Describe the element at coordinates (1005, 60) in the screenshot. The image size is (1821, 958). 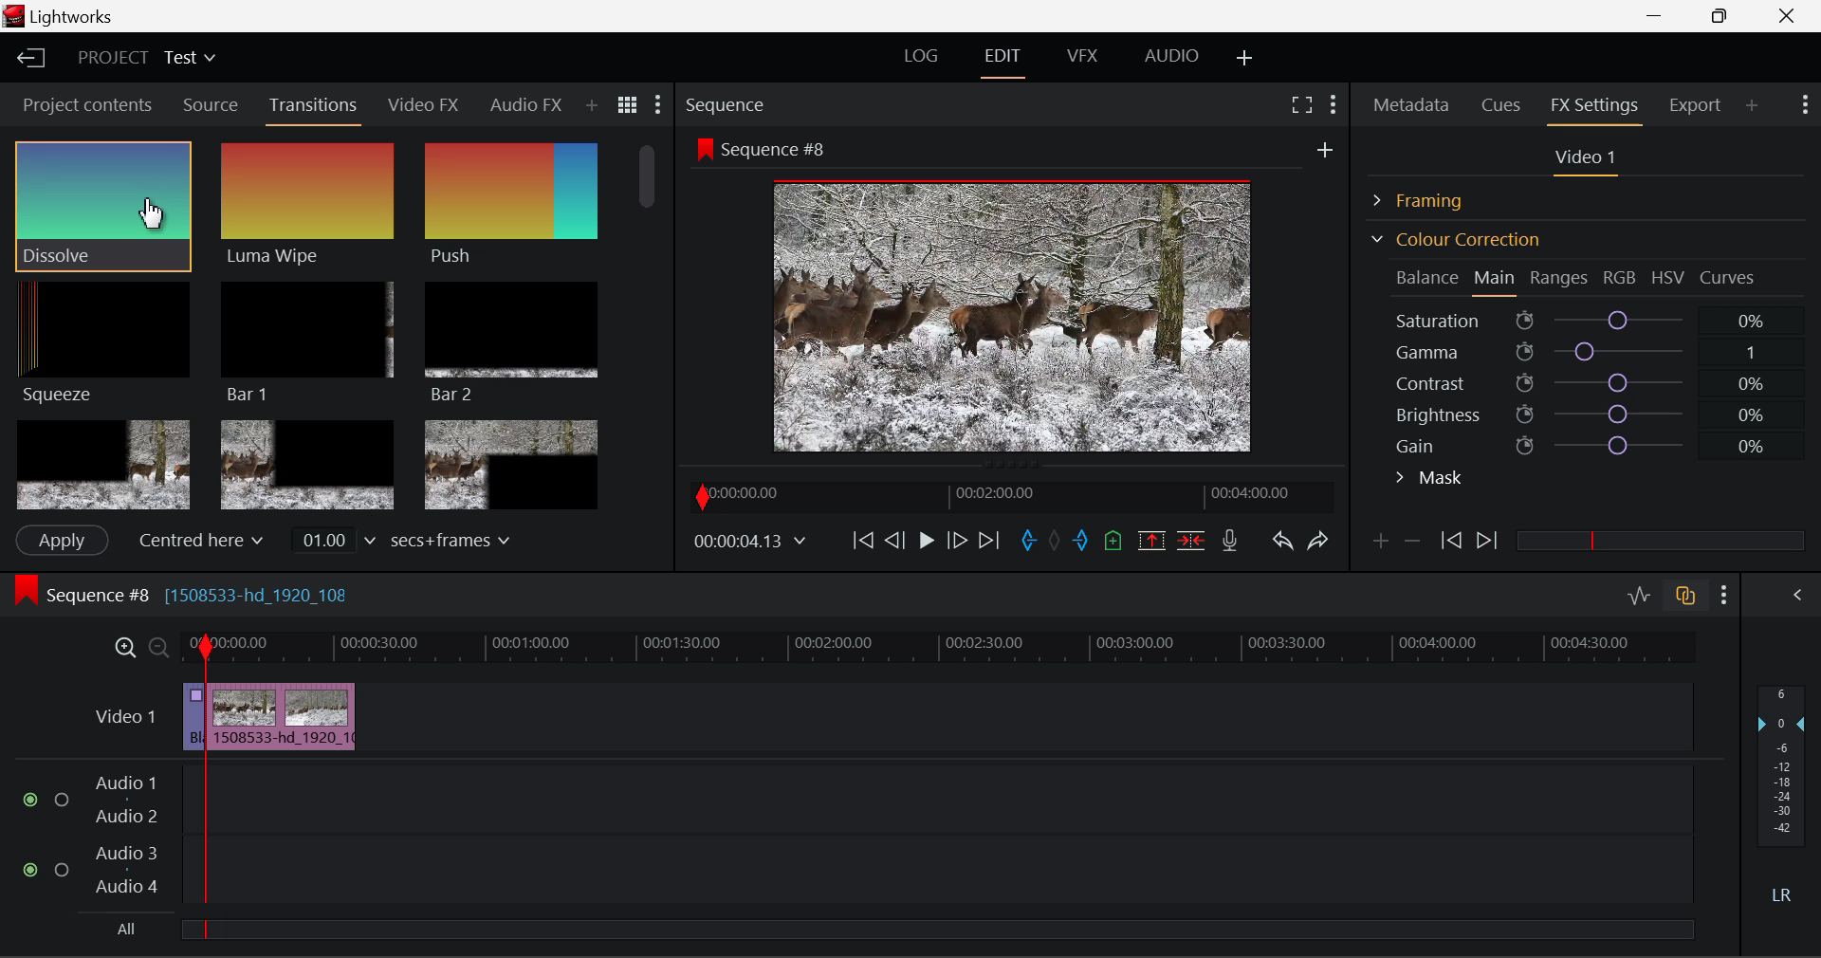
I see `EDIT Layout` at that location.